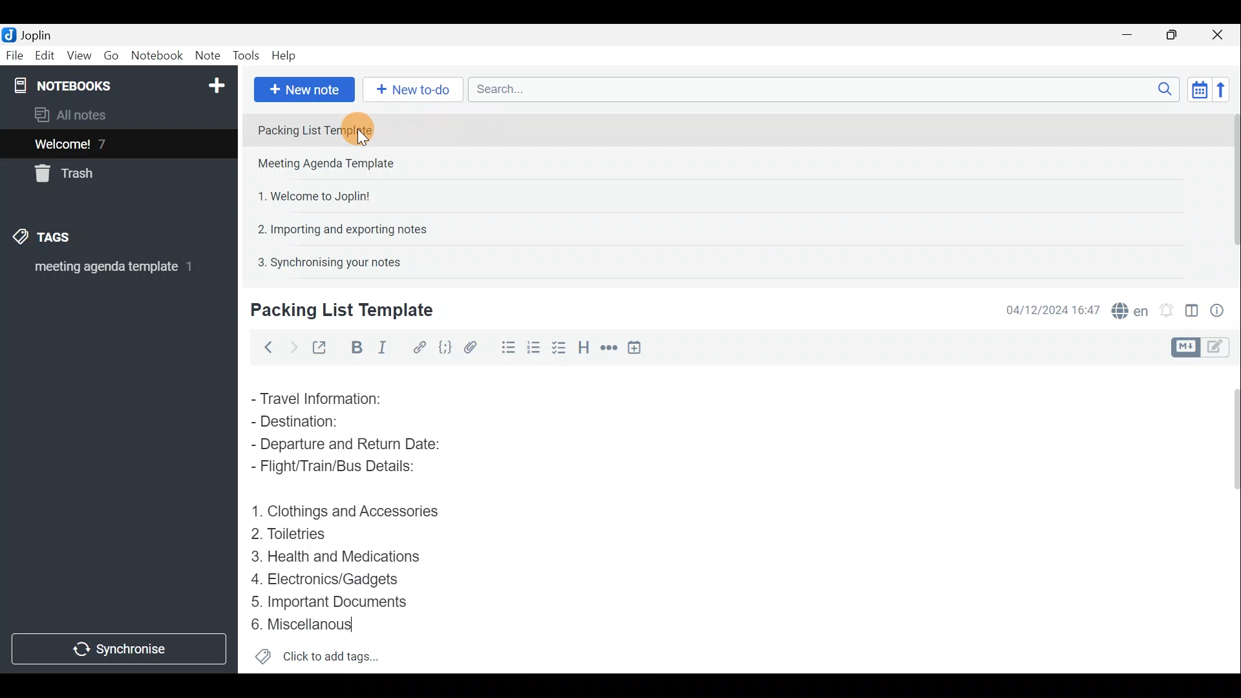 This screenshot has height=698, width=1241. Describe the element at coordinates (1229, 518) in the screenshot. I see `Scroll bar` at that location.